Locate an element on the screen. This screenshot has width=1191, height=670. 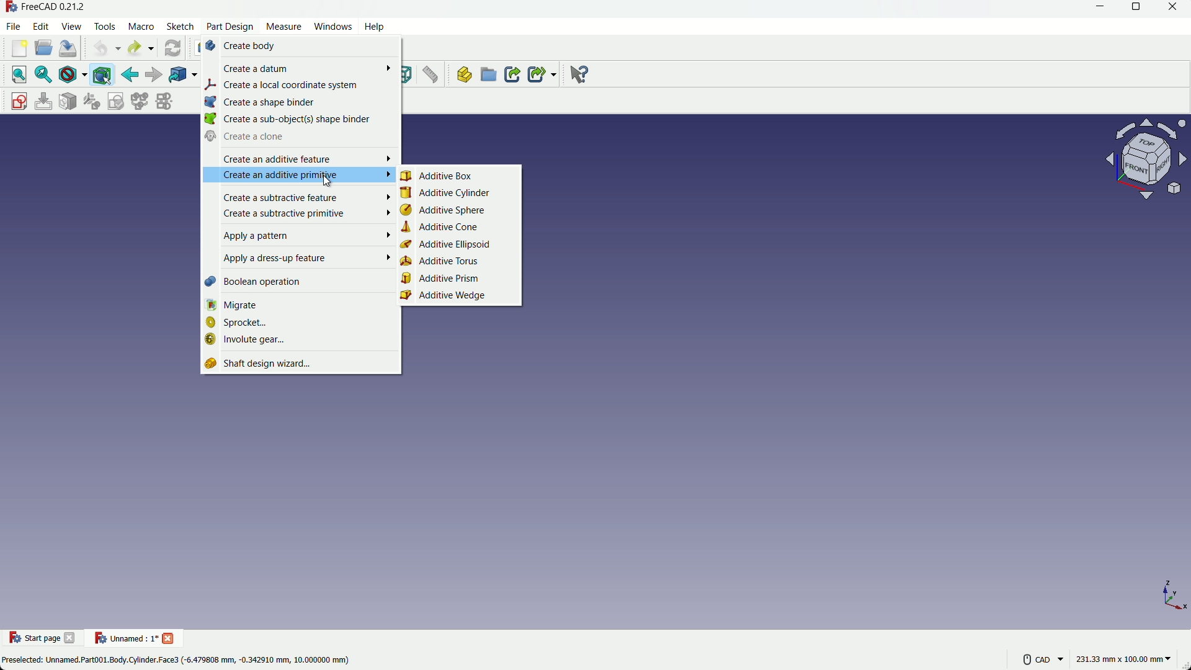
close is located at coordinates (72, 637).